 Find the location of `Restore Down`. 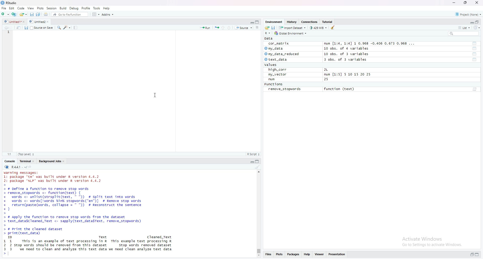

Restore Down is located at coordinates (465, 3).